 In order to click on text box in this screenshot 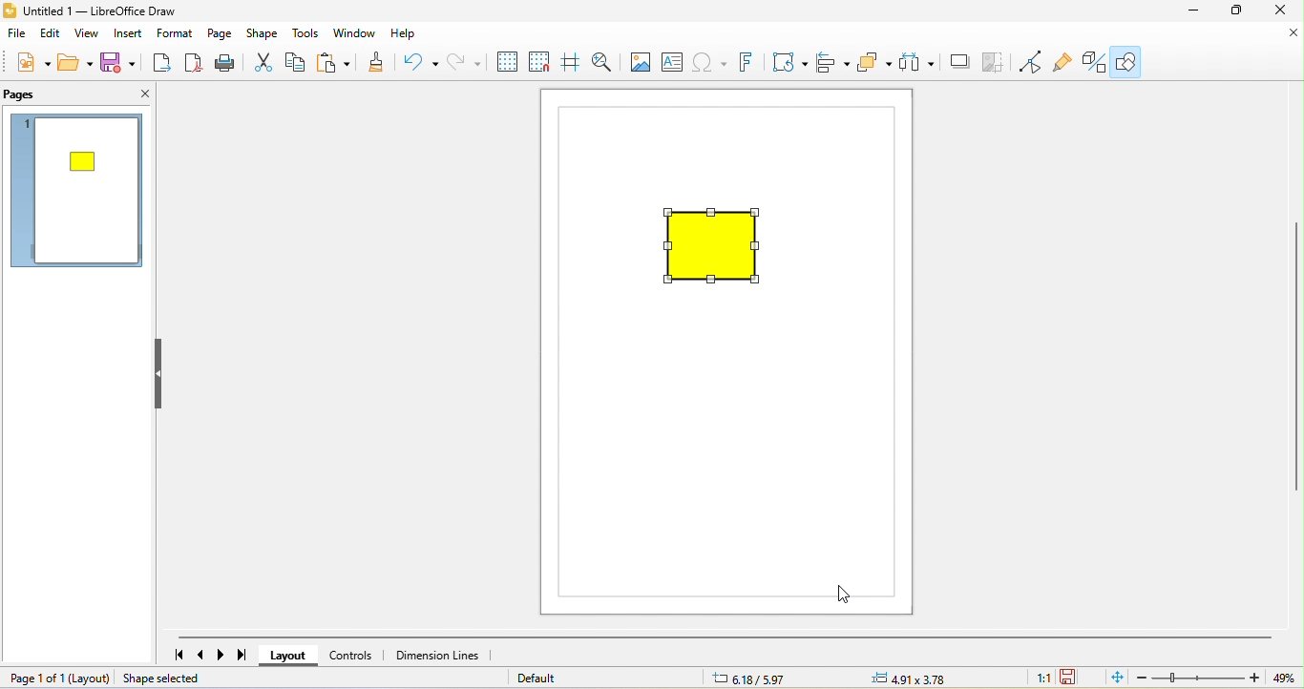, I will do `click(675, 62)`.